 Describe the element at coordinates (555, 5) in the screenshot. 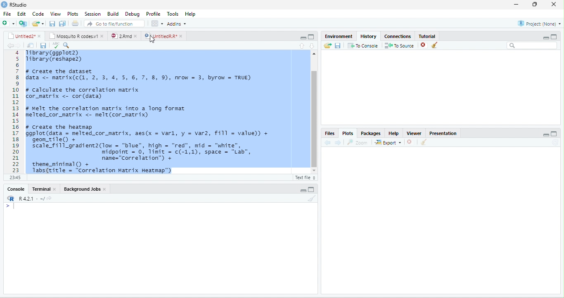

I see `close` at that location.